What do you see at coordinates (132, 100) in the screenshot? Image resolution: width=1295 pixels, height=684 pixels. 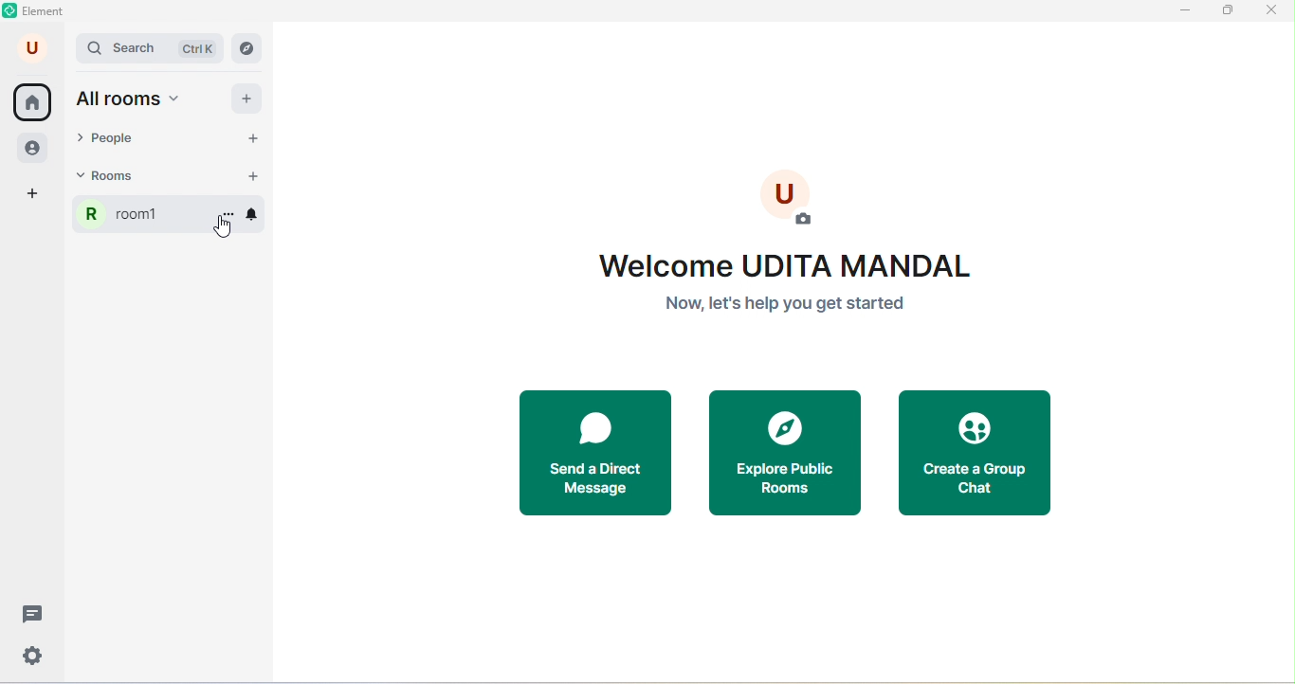 I see `all rooms` at bounding box center [132, 100].